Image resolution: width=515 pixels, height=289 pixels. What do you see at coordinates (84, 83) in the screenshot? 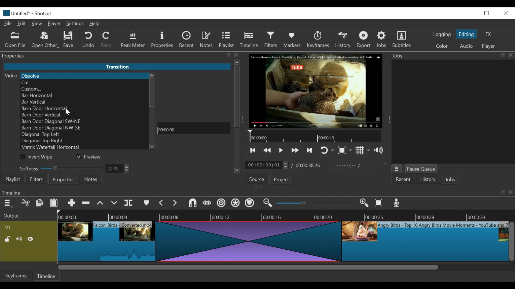
I see `Cut` at bounding box center [84, 83].